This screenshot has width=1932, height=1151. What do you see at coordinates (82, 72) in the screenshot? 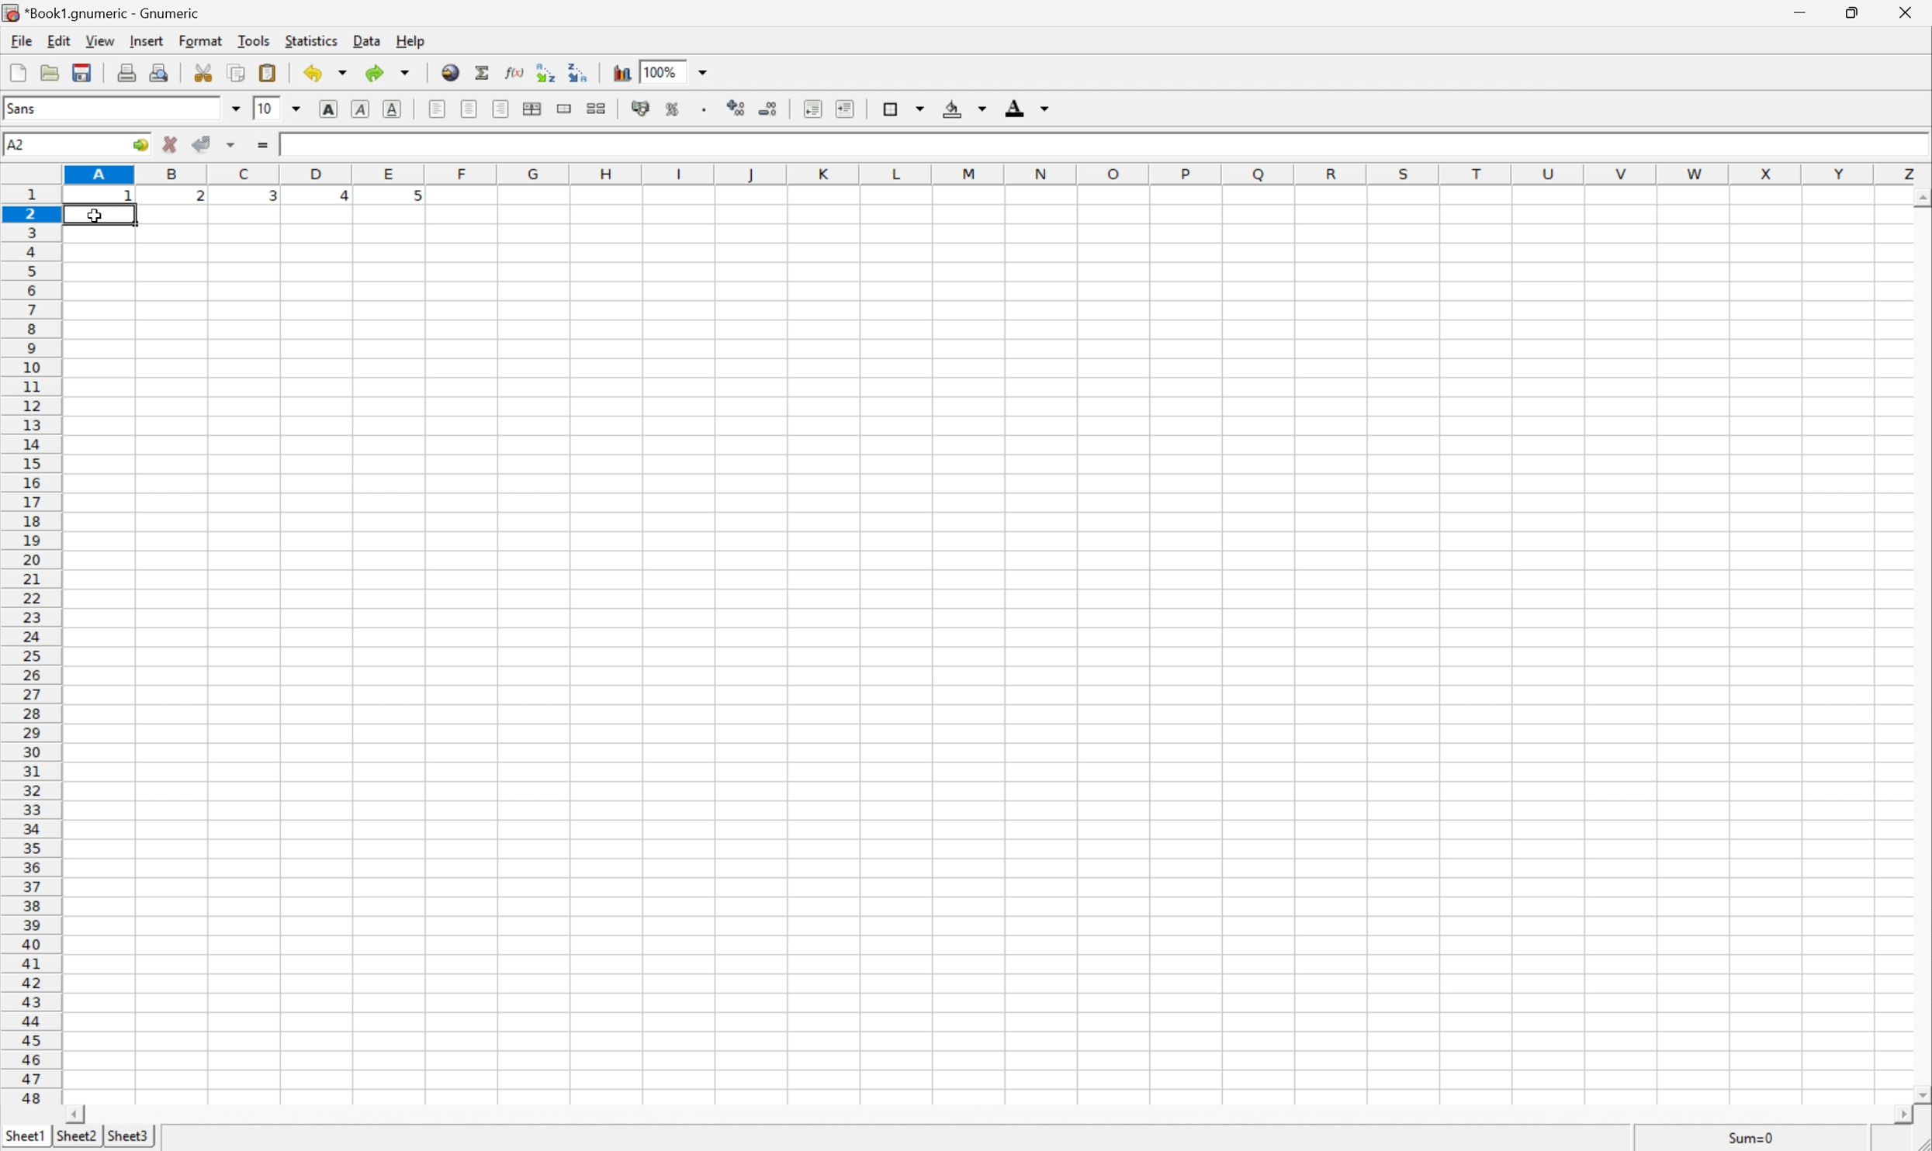
I see `save current workbook` at bounding box center [82, 72].